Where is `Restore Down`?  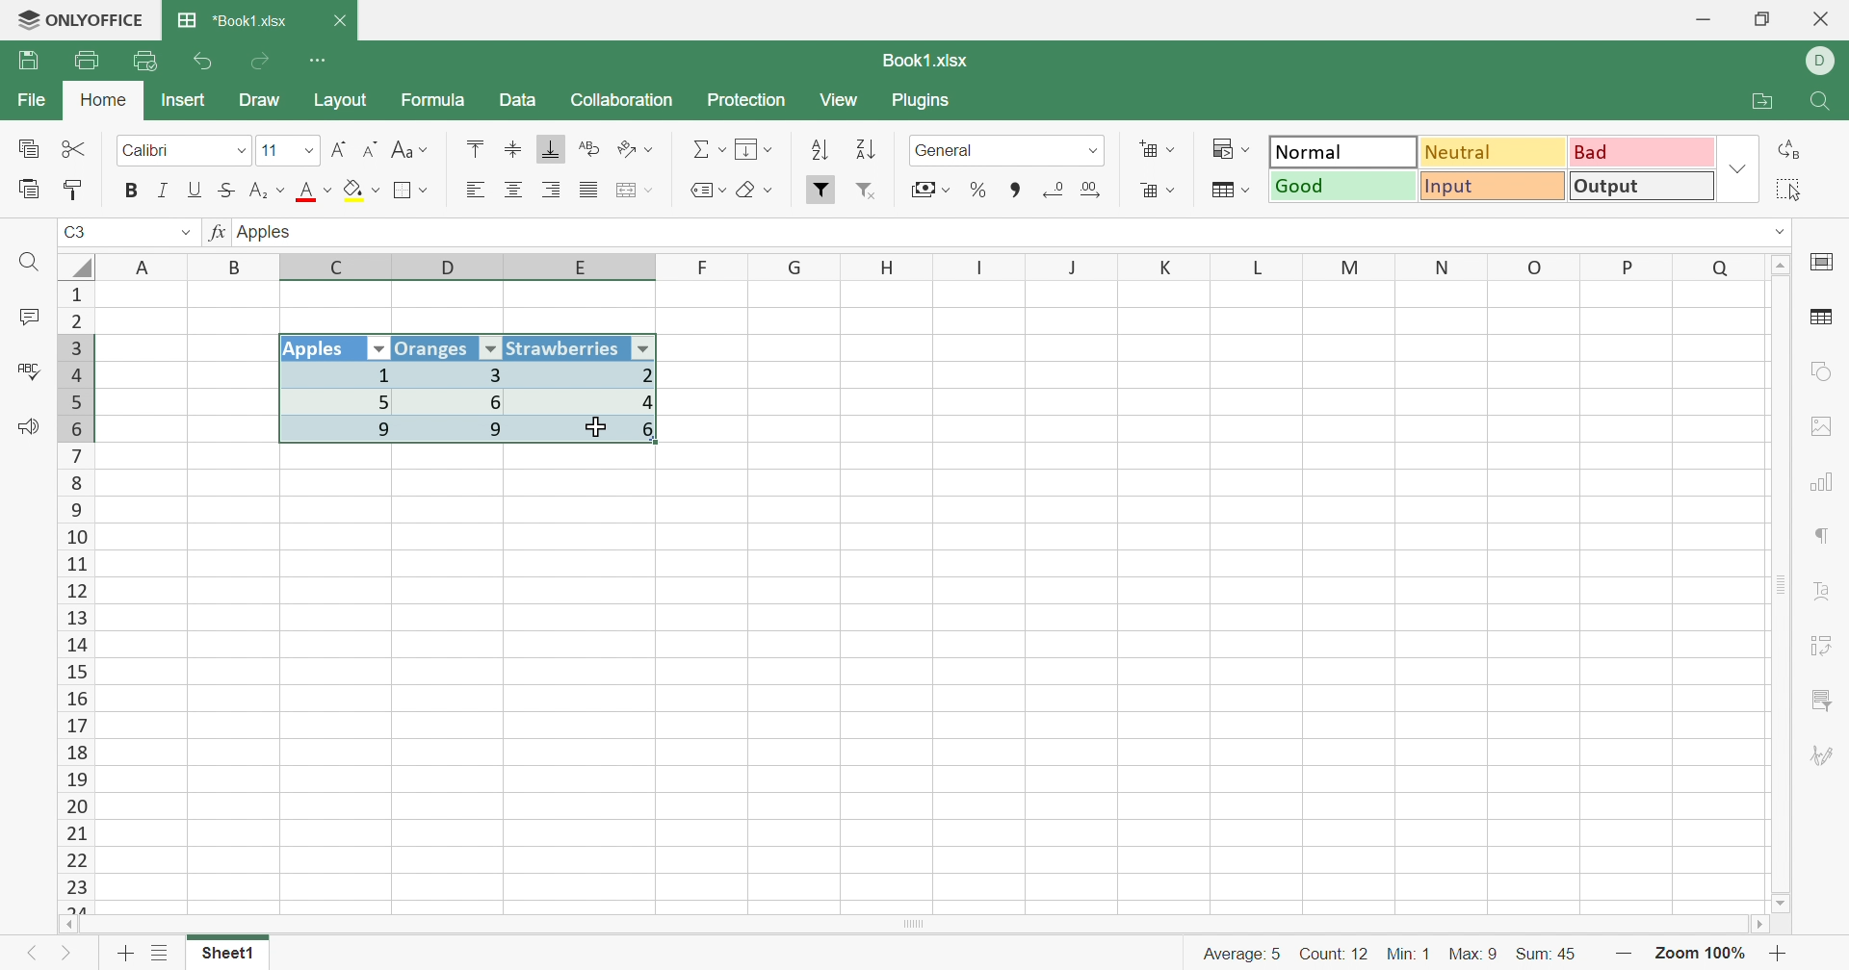
Restore Down is located at coordinates (1765, 19).